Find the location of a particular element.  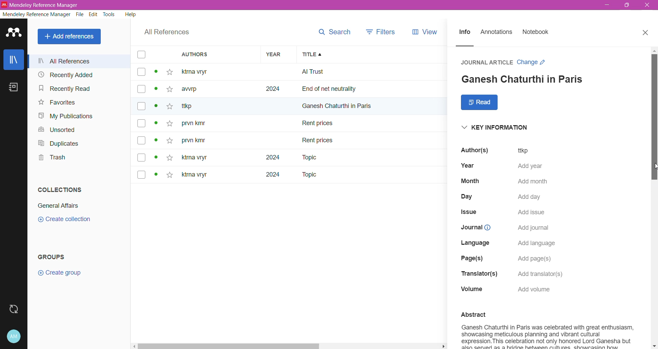

Click to view details of the reference is located at coordinates (157, 124).